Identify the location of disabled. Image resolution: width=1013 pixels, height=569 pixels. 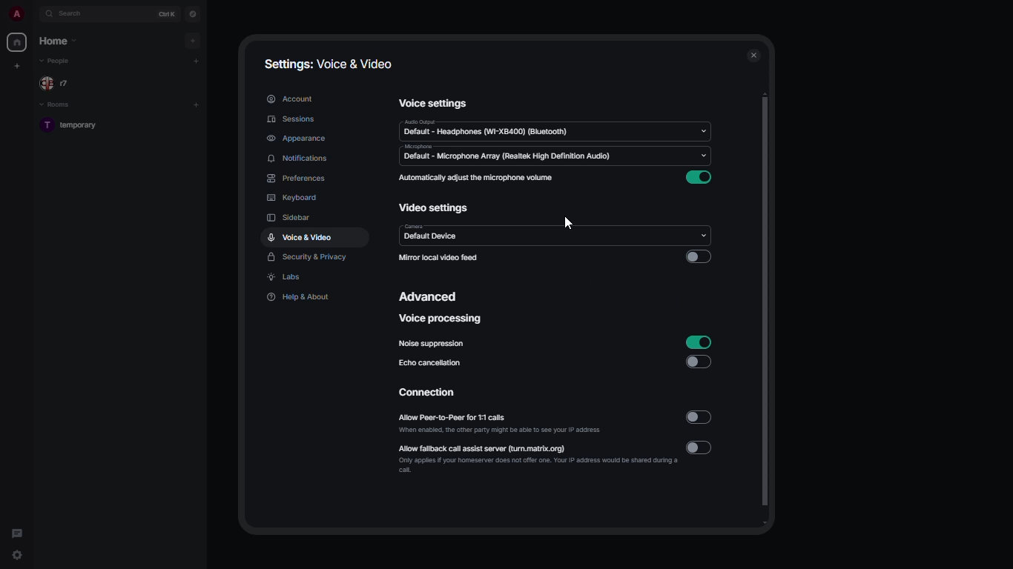
(698, 256).